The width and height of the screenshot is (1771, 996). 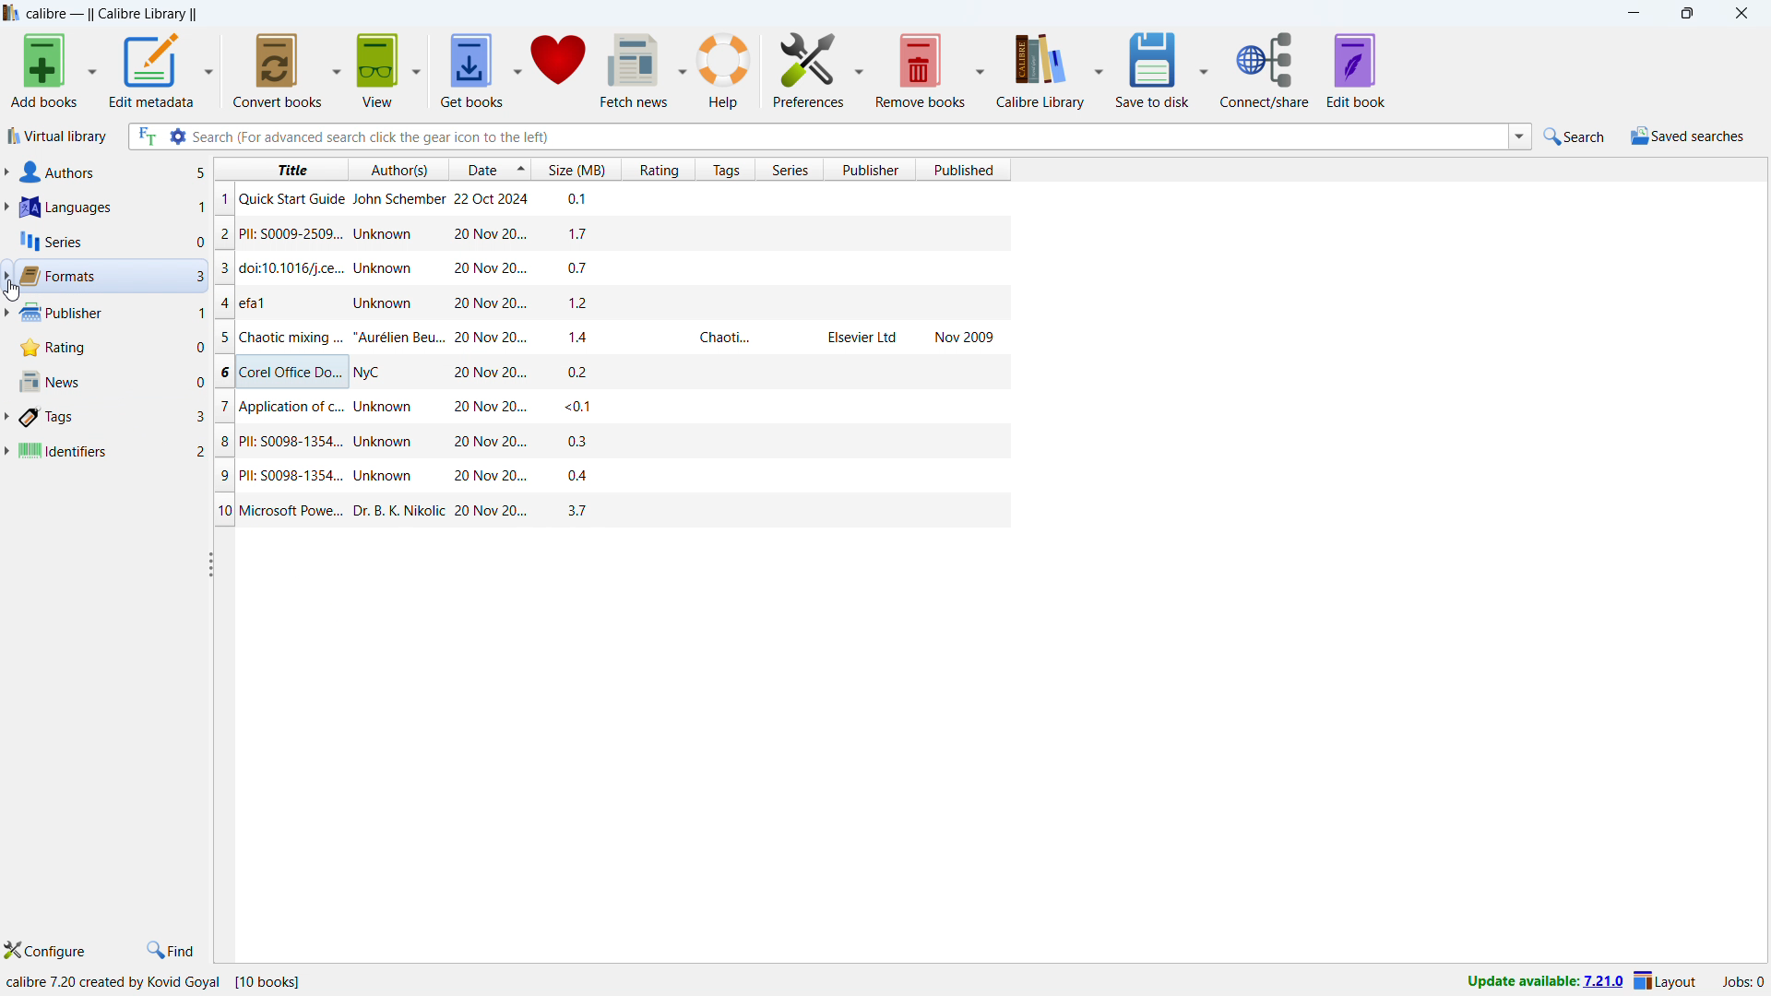 What do you see at coordinates (1265, 70) in the screenshot?
I see `connect/share` at bounding box center [1265, 70].